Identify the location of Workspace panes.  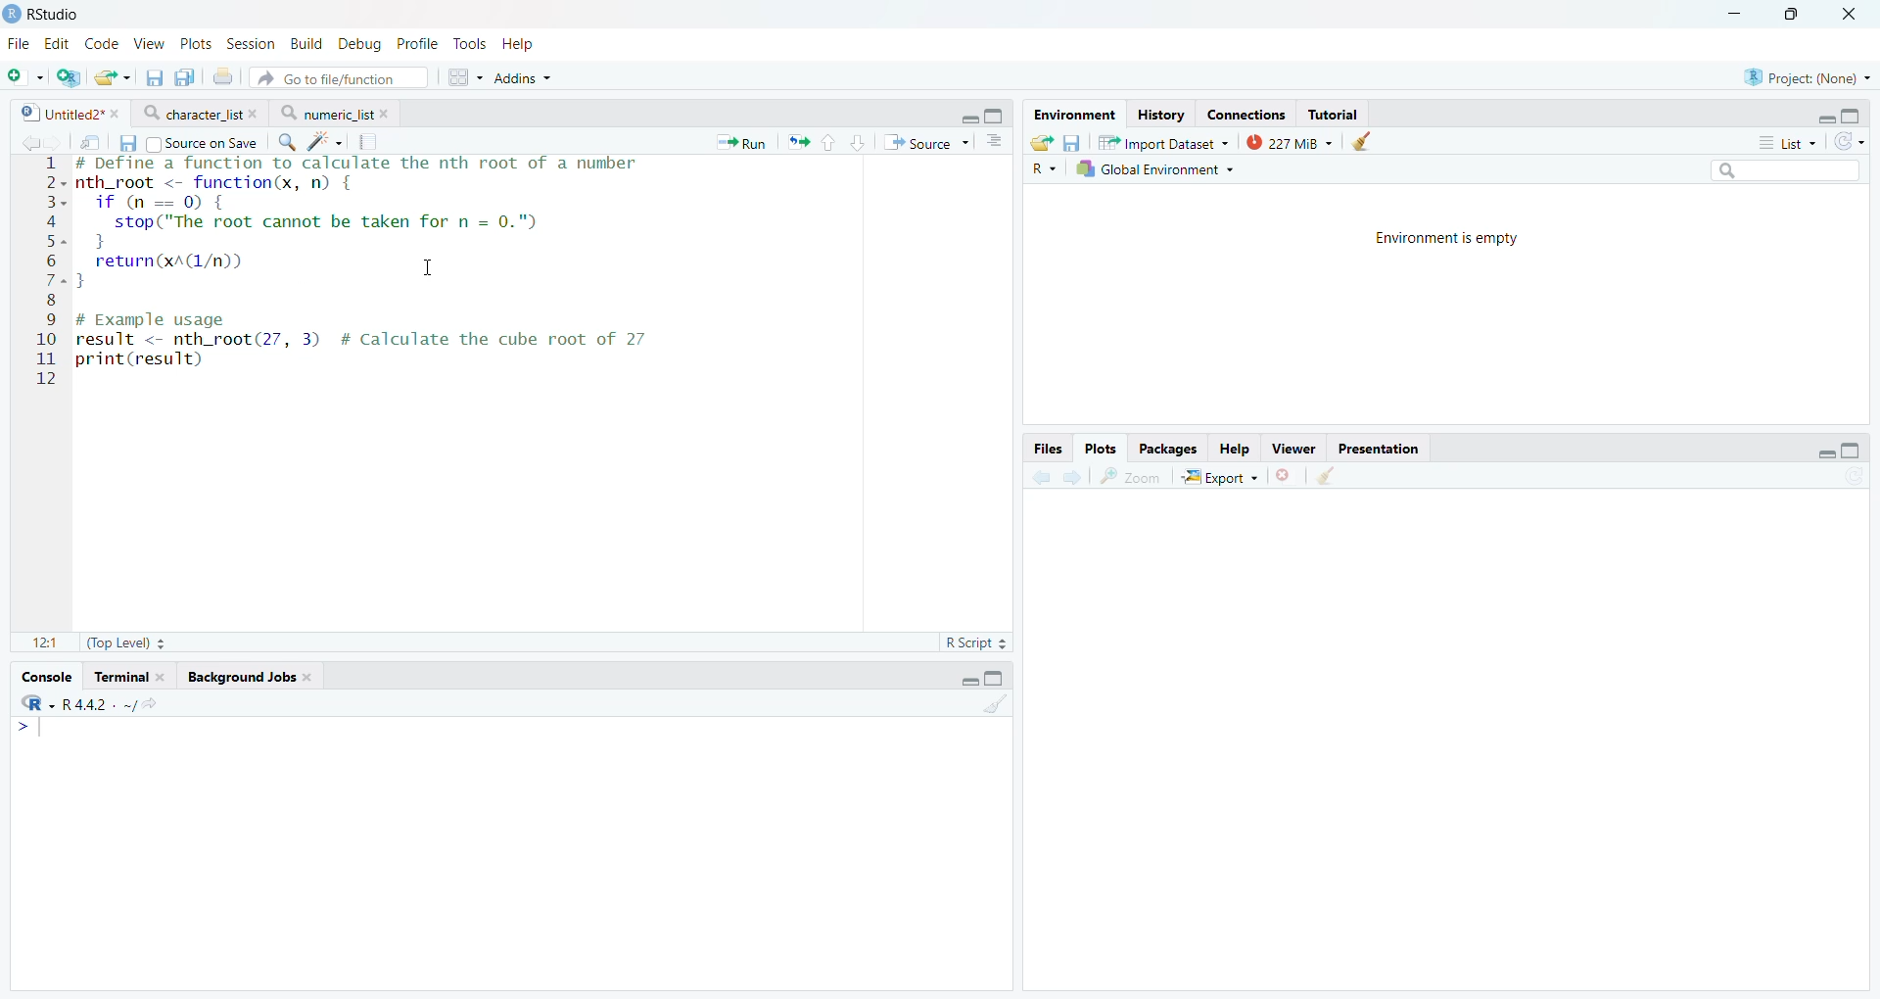
(463, 78).